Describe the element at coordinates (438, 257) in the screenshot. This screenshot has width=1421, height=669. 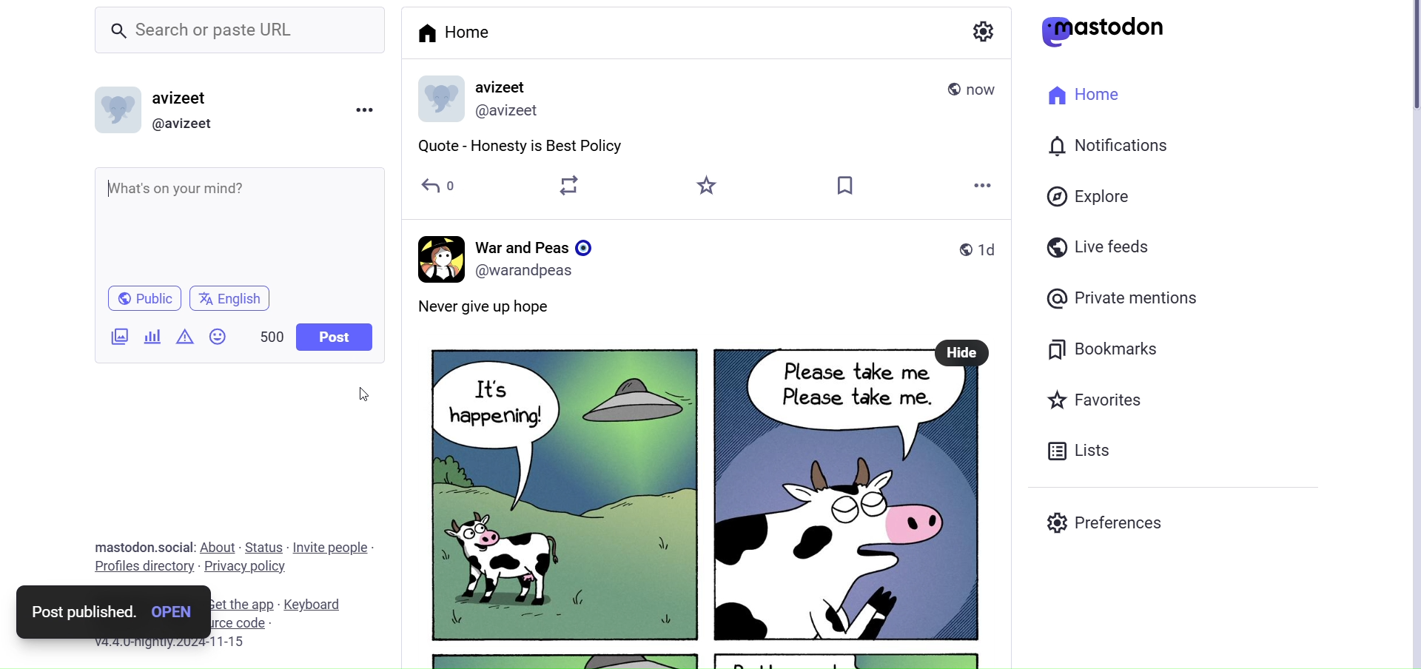
I see `profile Picture` at that location.